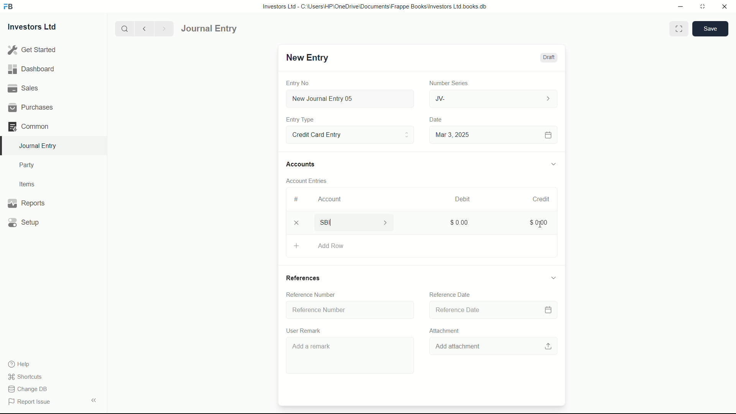 This screenshot has height=414, width=736. I want to click on FrappeBooks logo, so click(8, 7).